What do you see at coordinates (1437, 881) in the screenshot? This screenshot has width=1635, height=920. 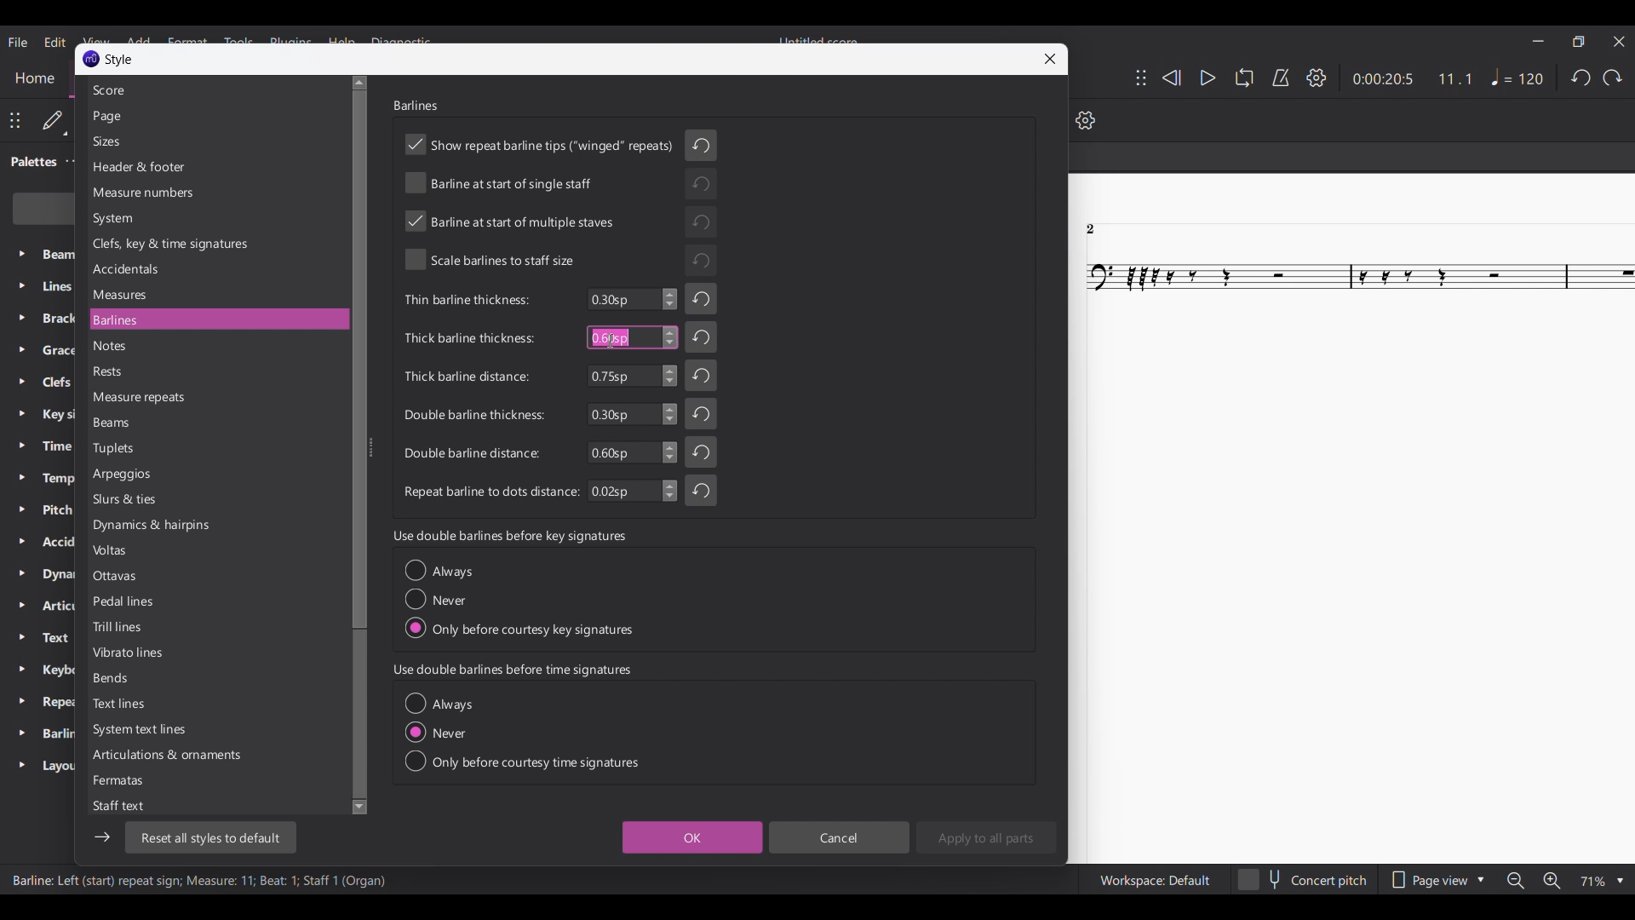 I see `Page view options` at bounding box center [1437, 881].